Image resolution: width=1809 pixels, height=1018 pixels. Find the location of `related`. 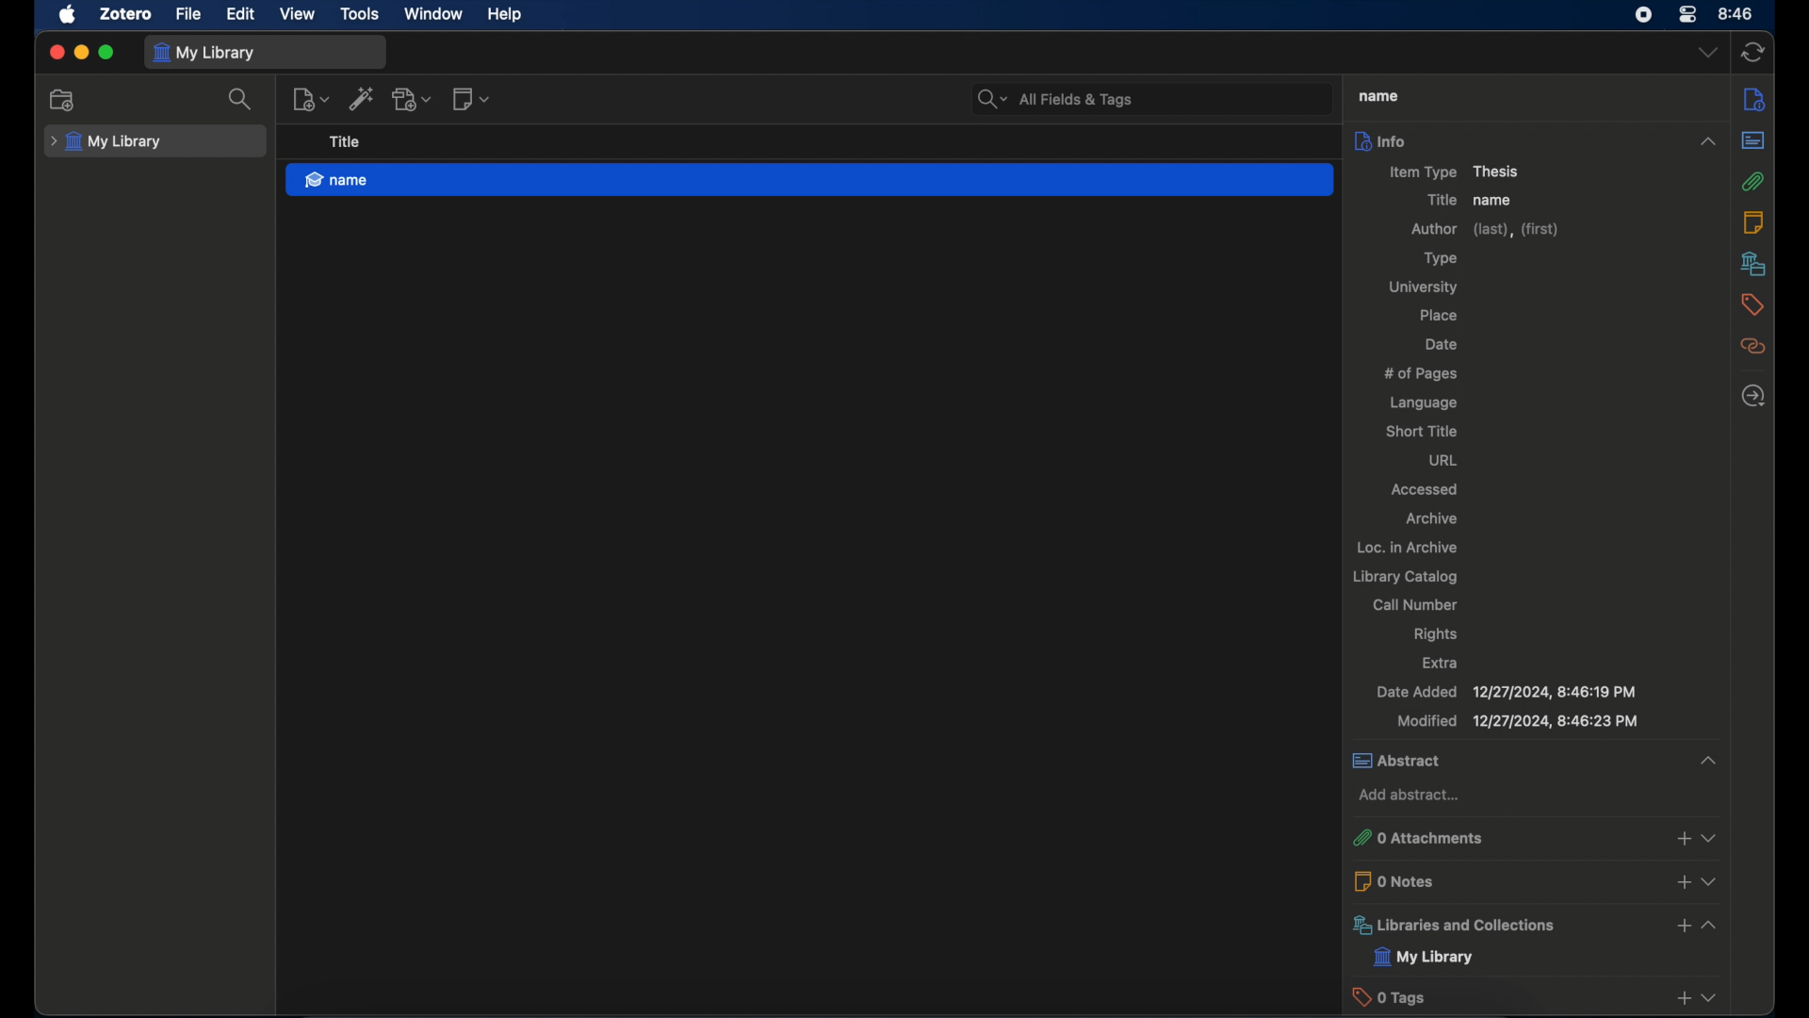

related is located at coordinates (1754, 347).